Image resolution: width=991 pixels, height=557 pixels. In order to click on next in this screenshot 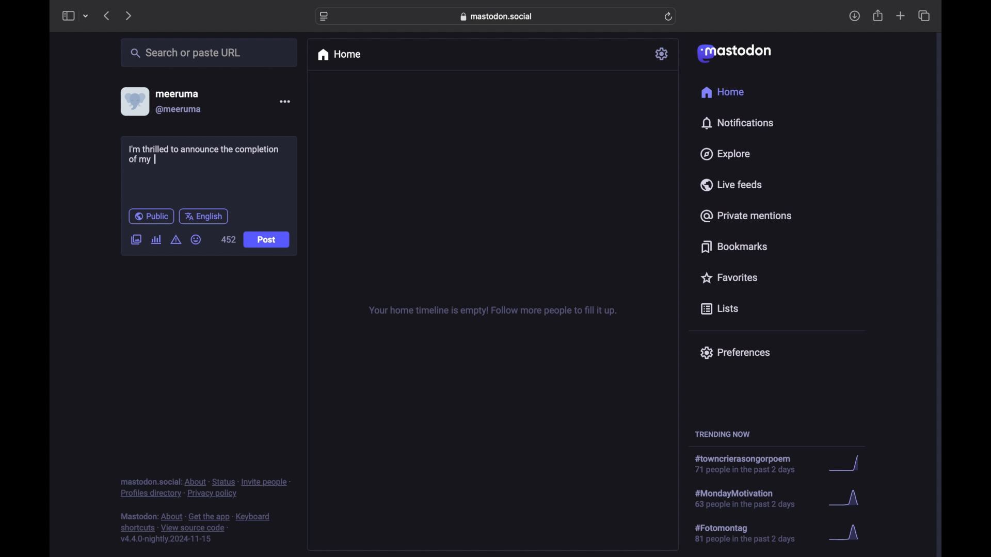, I will do `click(128, 17)`.